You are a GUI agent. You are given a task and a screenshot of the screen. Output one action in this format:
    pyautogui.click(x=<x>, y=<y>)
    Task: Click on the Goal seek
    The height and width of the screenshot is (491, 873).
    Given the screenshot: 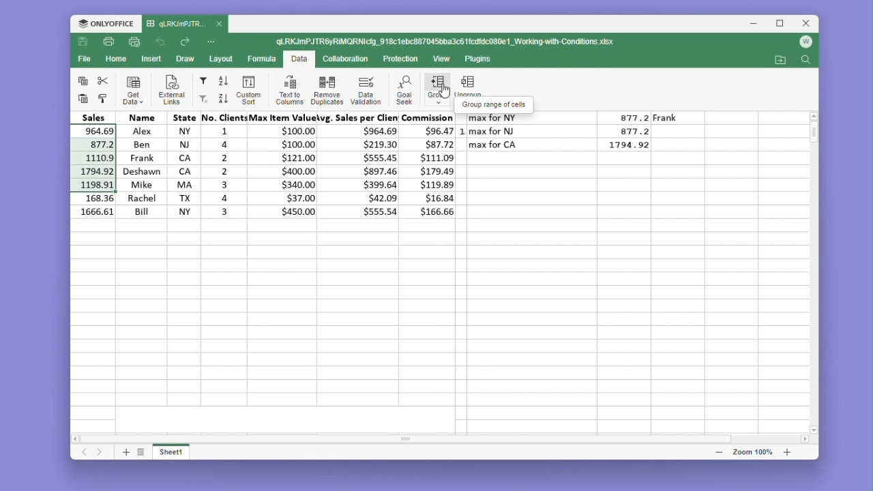 What is the action you would take?
    pyautogui.click(x=403, y=90)
    